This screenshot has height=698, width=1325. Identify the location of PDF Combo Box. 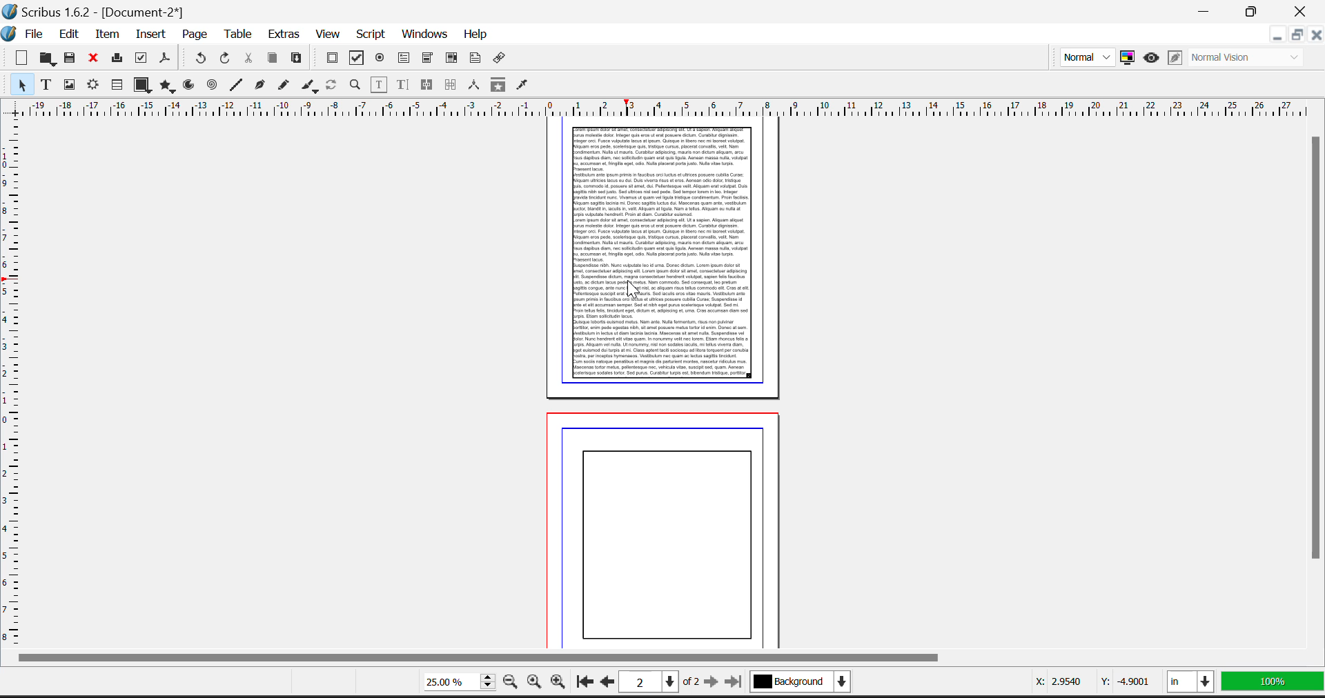
(427, 59).